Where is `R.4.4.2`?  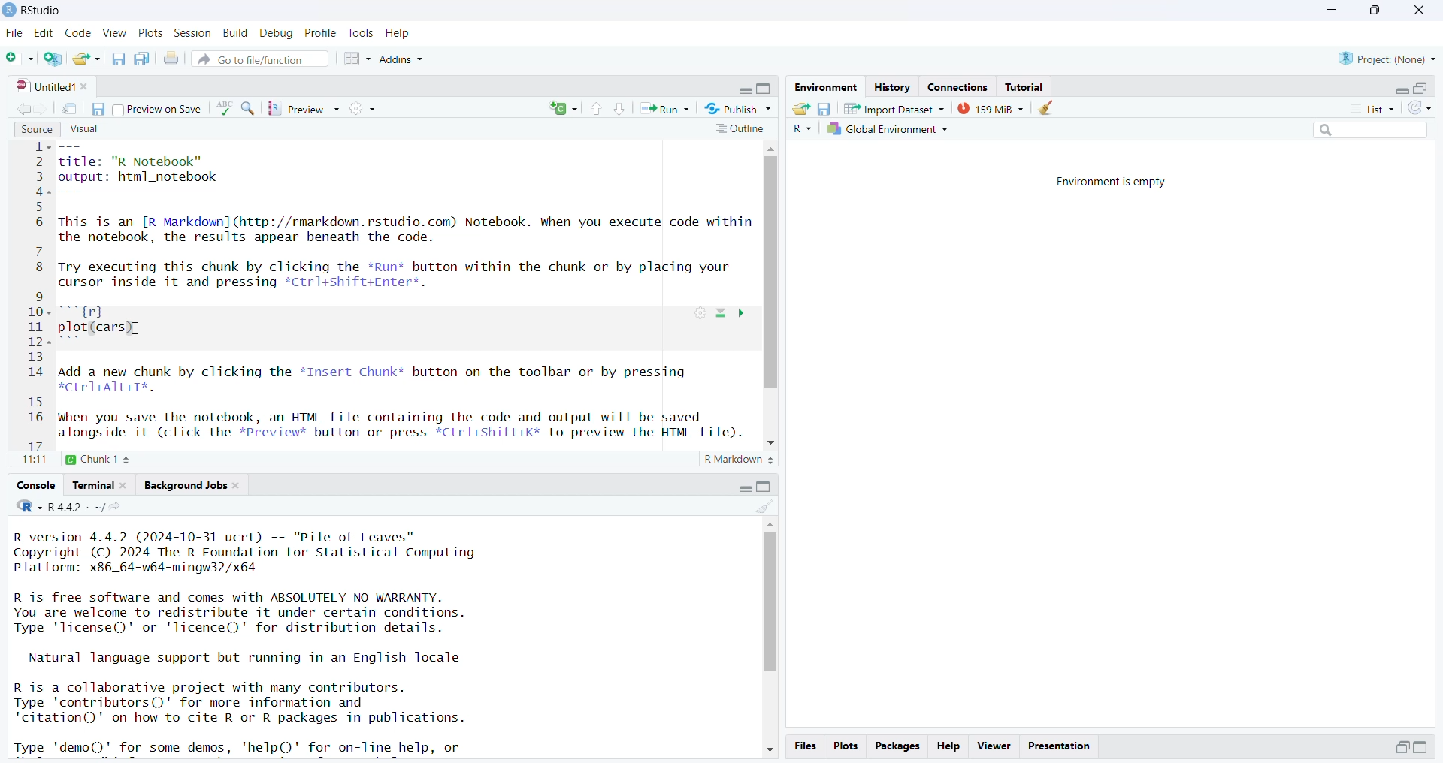
R.4.4.2 is located at coordinates (59, 505).